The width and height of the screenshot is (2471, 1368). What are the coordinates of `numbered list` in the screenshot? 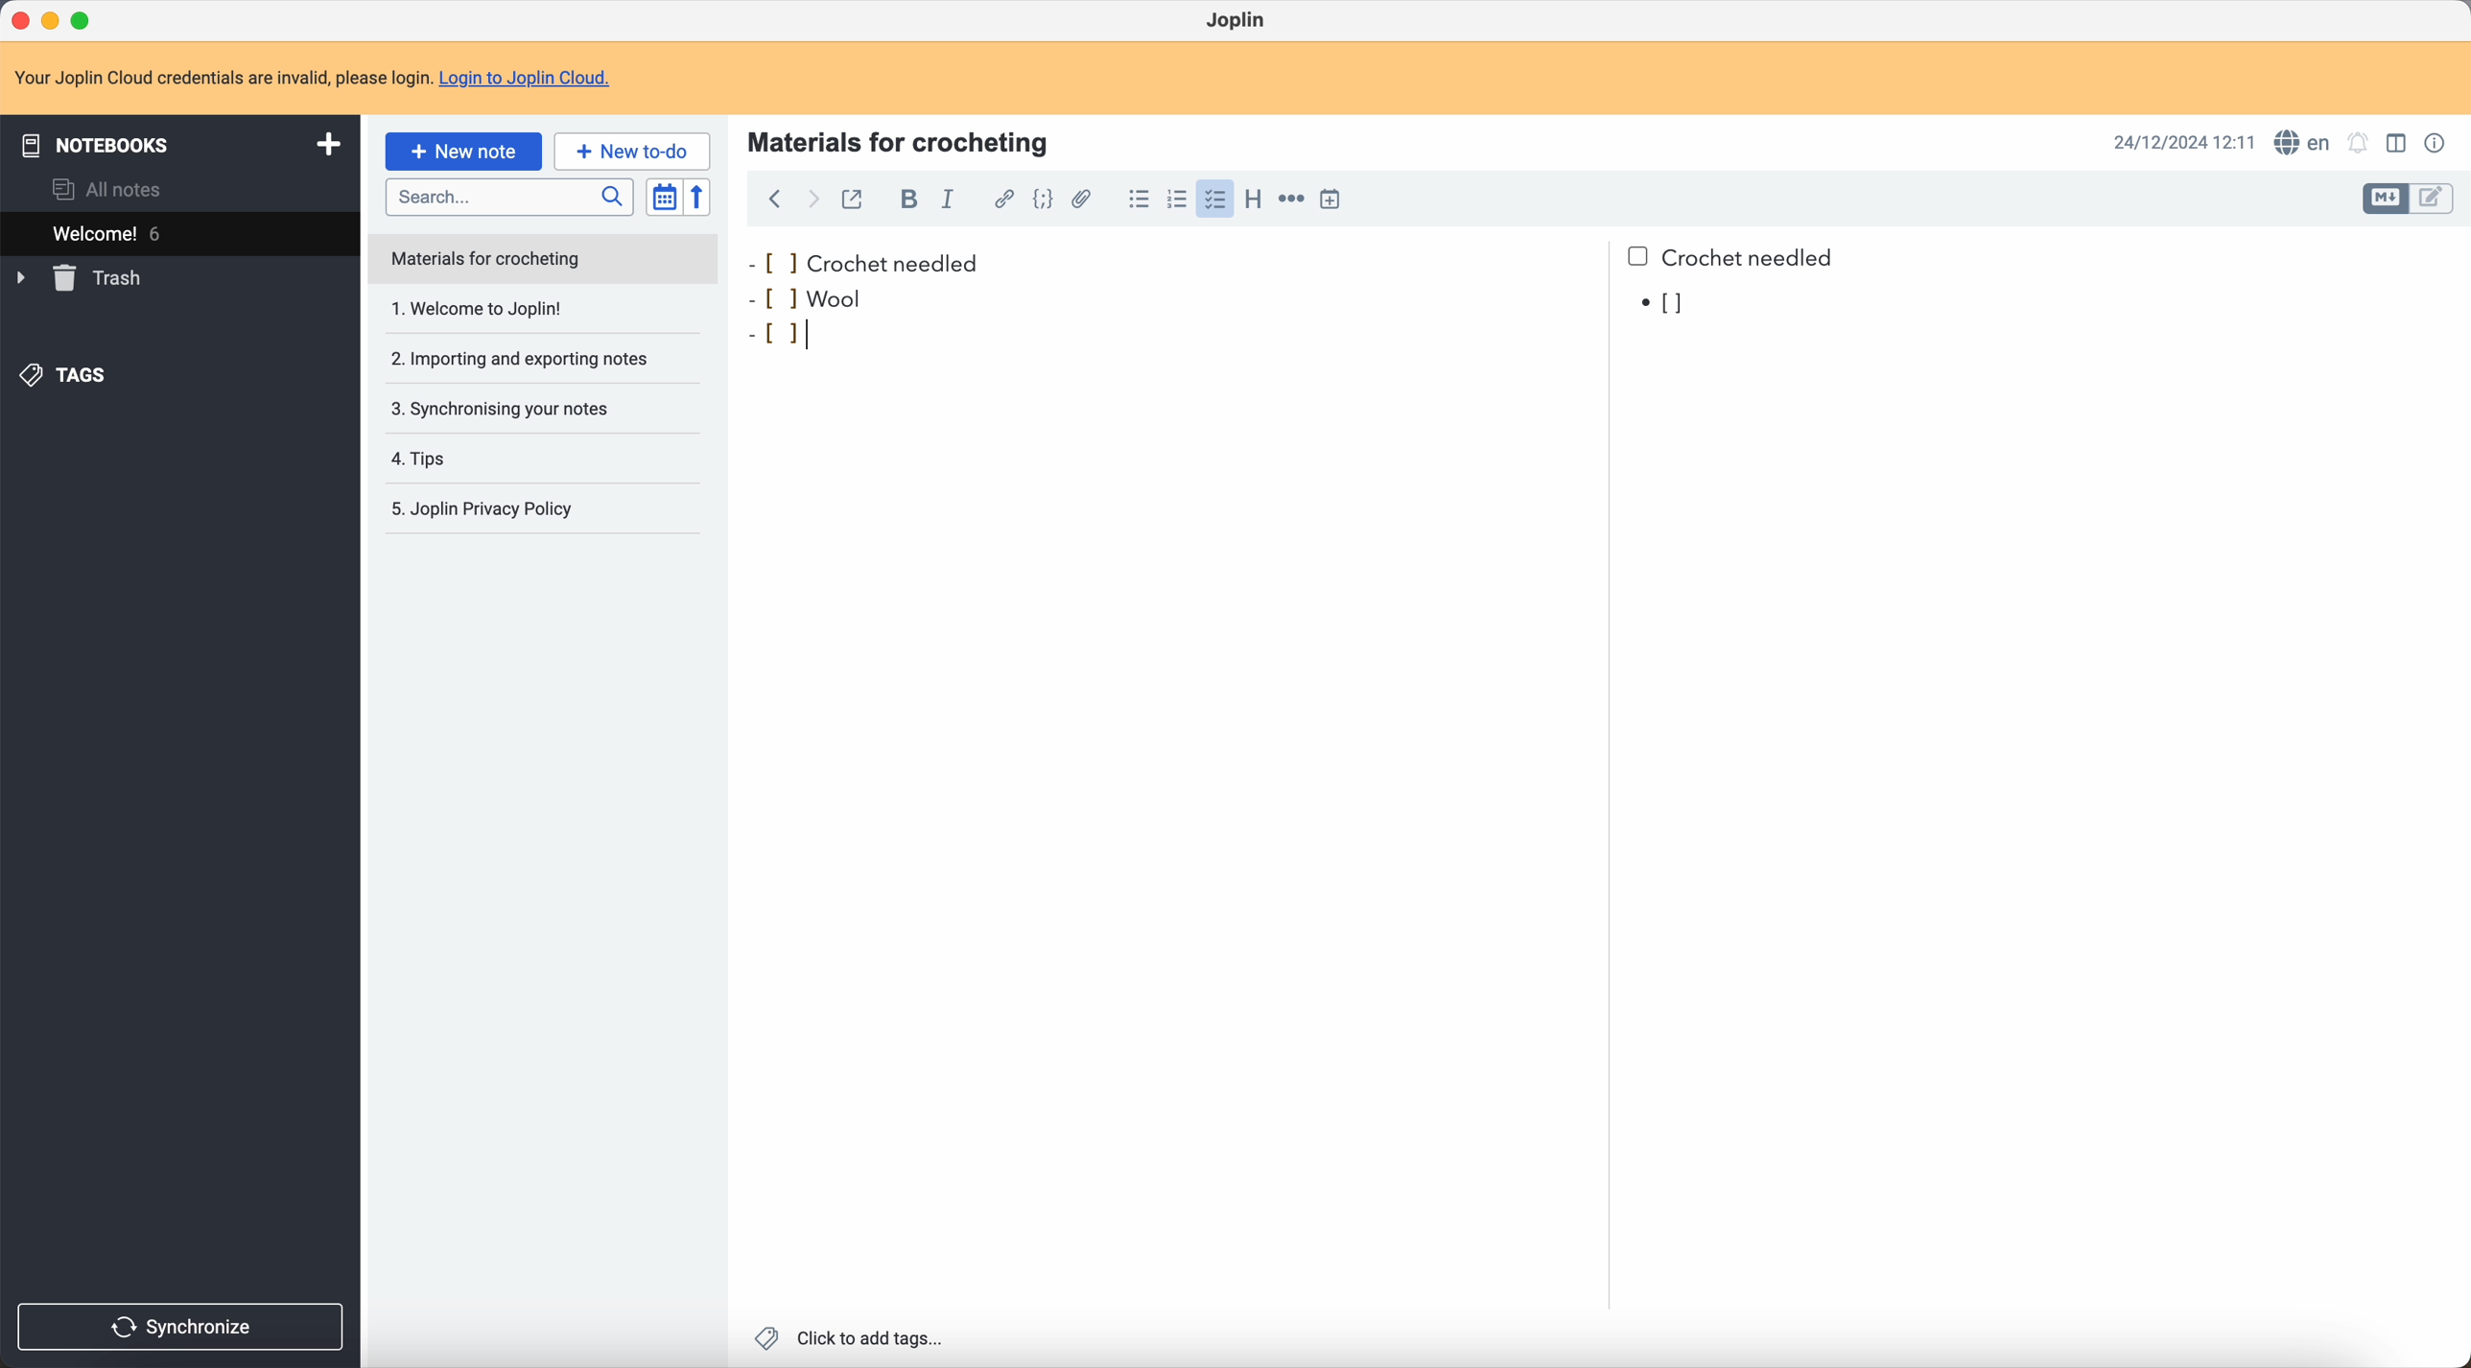 It's located at (1175, 200).